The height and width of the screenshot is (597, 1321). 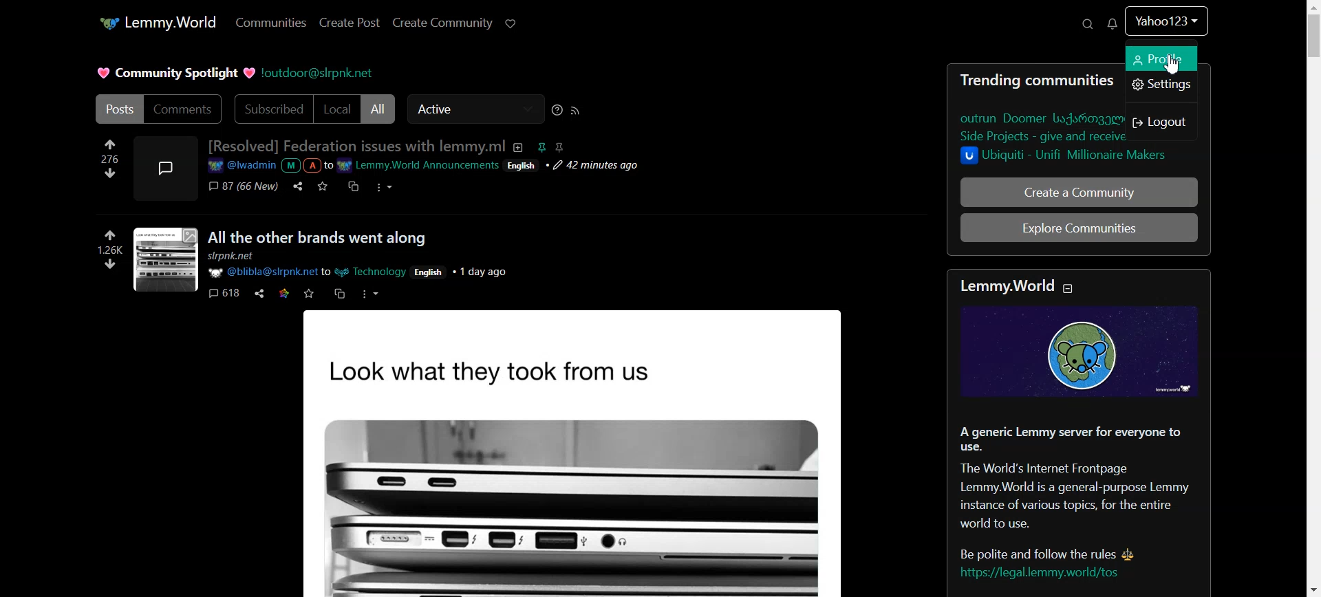 What do you see at coordinates (519, 148) in the screenshot?
I see `About` at bounding box center [519, 148].